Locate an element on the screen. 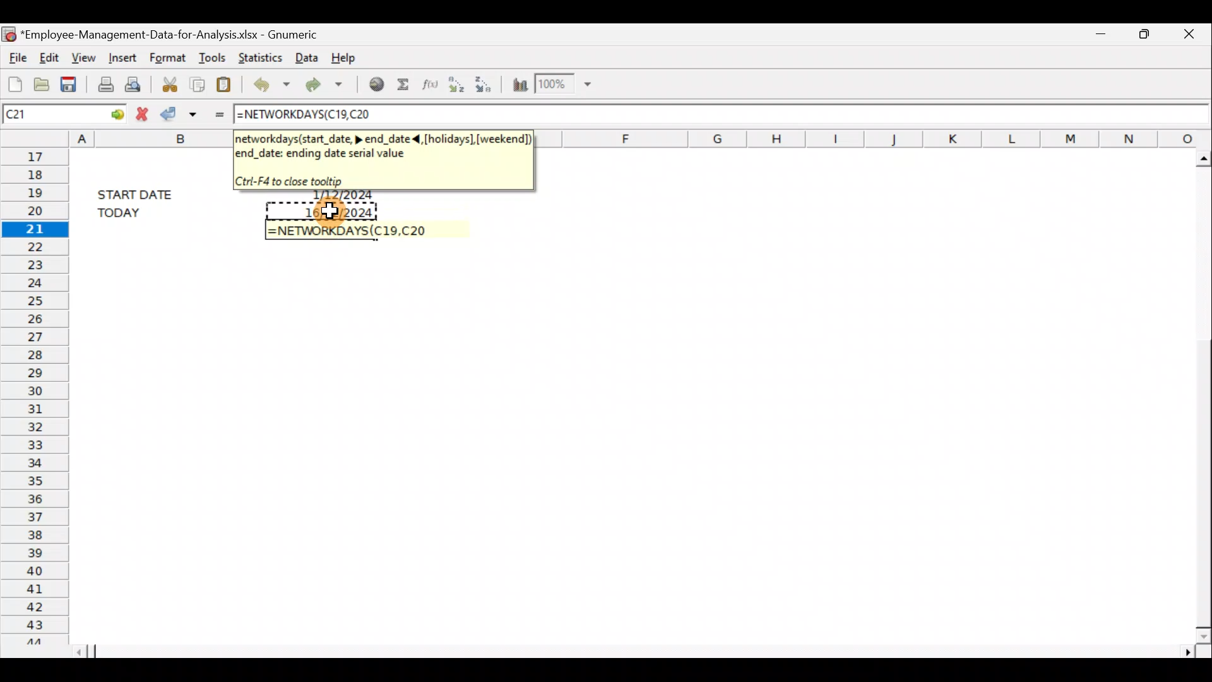 The width and height of the screenshot is (1212, 682). GO TO is located at coordinates (106, 113).